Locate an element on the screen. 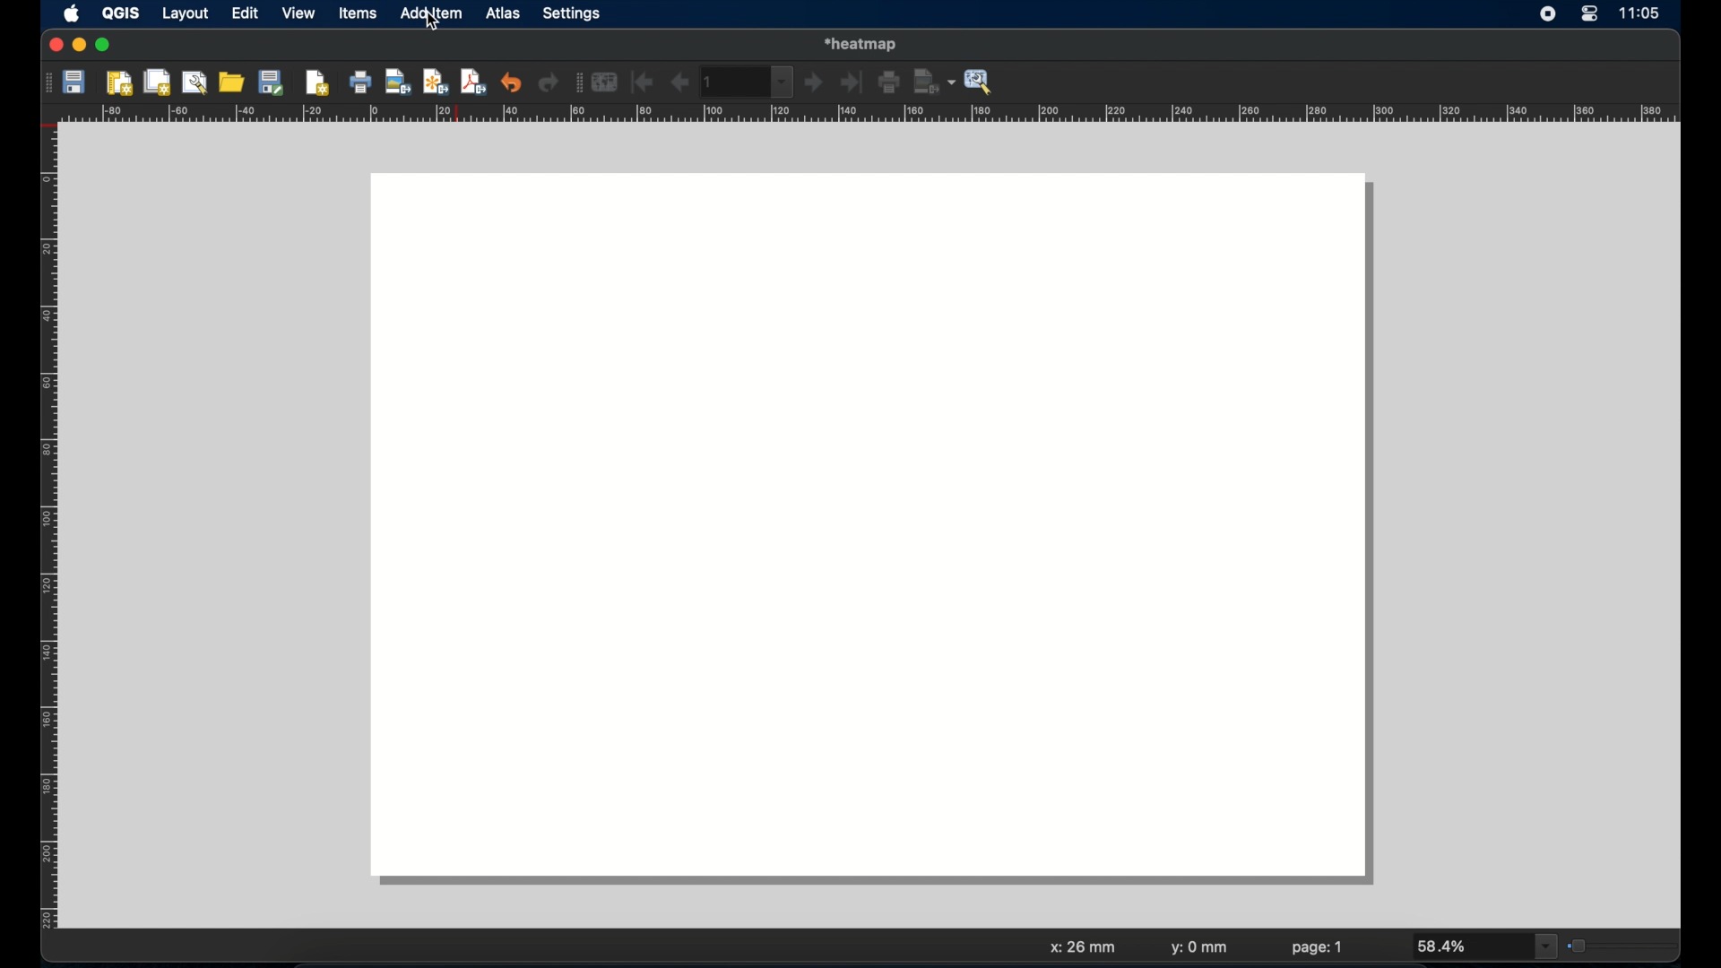 This screenshot has width=1721, height=968. time is located at coordinates (1643, 14).